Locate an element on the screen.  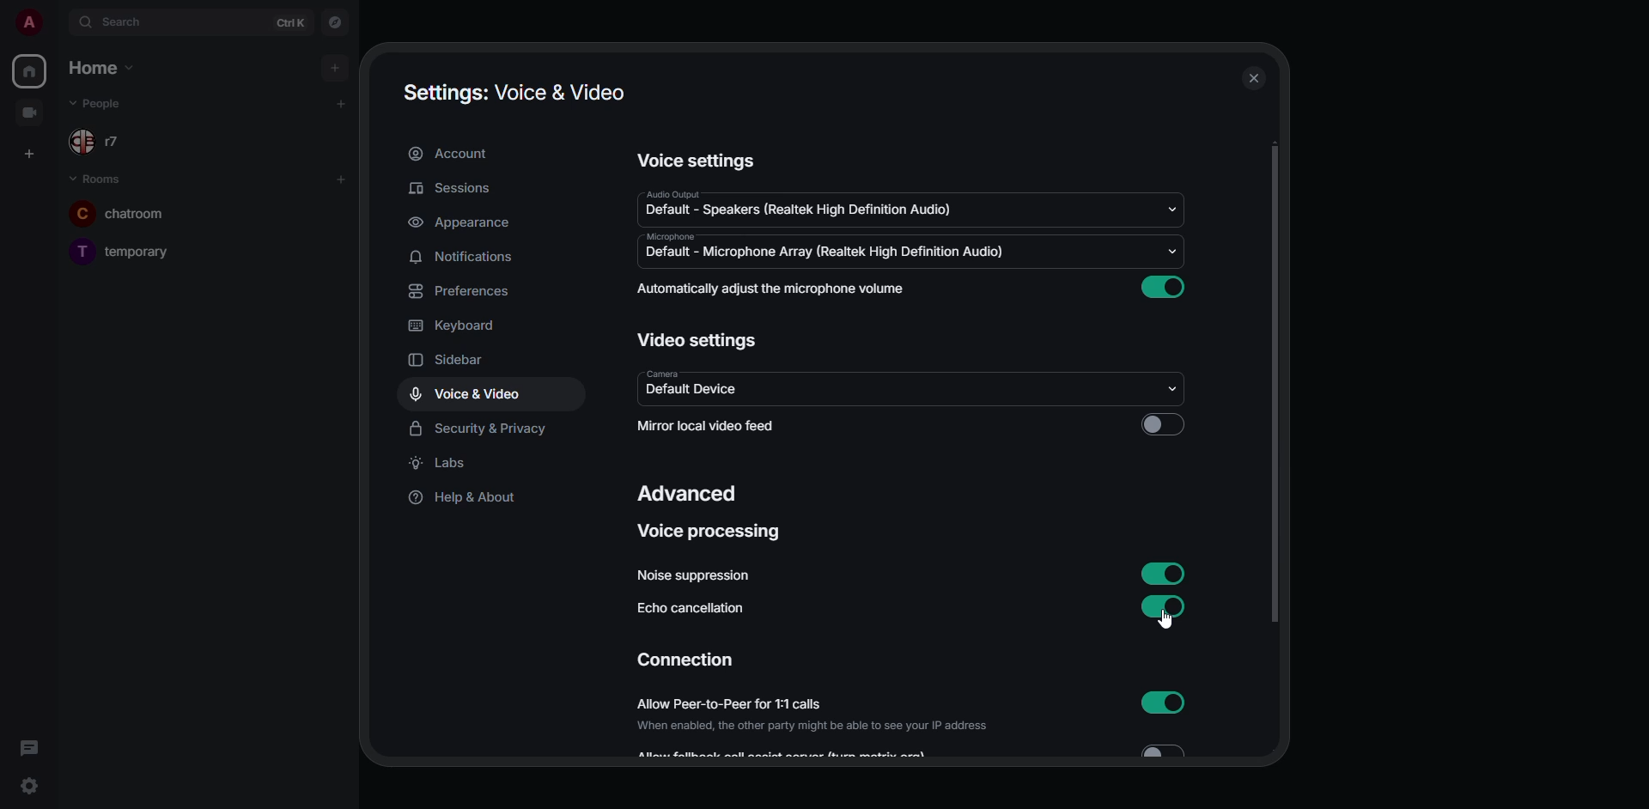
default is located at coordinates (800, 210).